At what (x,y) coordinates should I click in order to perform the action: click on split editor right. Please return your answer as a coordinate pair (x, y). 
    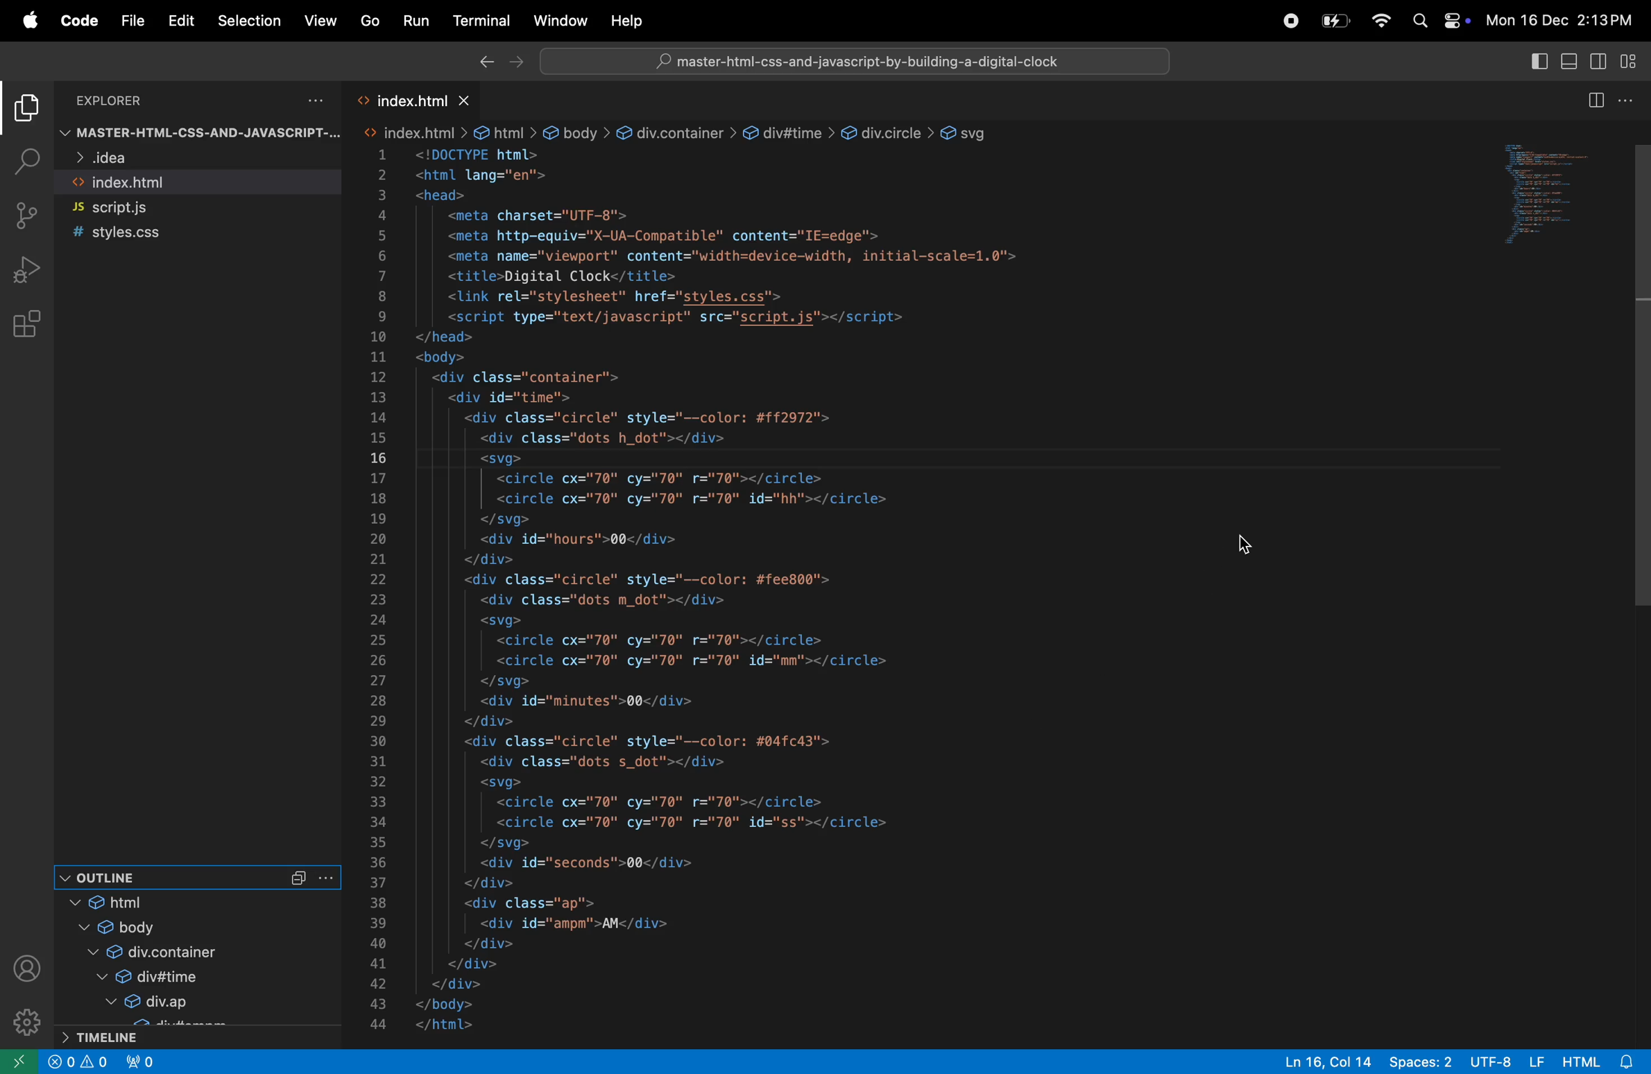
    Looking at the image, I should click on (1595, 101).